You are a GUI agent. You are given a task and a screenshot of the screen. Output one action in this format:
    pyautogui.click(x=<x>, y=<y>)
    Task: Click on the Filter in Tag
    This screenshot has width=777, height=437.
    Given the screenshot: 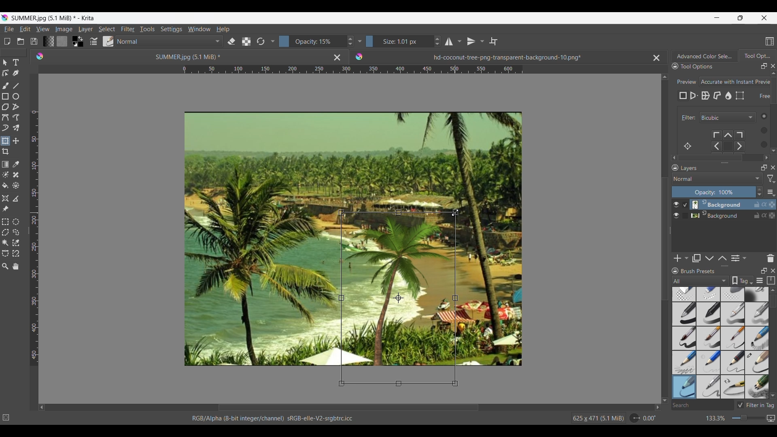 What is the action you would take?
    pyautogui.click(x=757, y=405)
    